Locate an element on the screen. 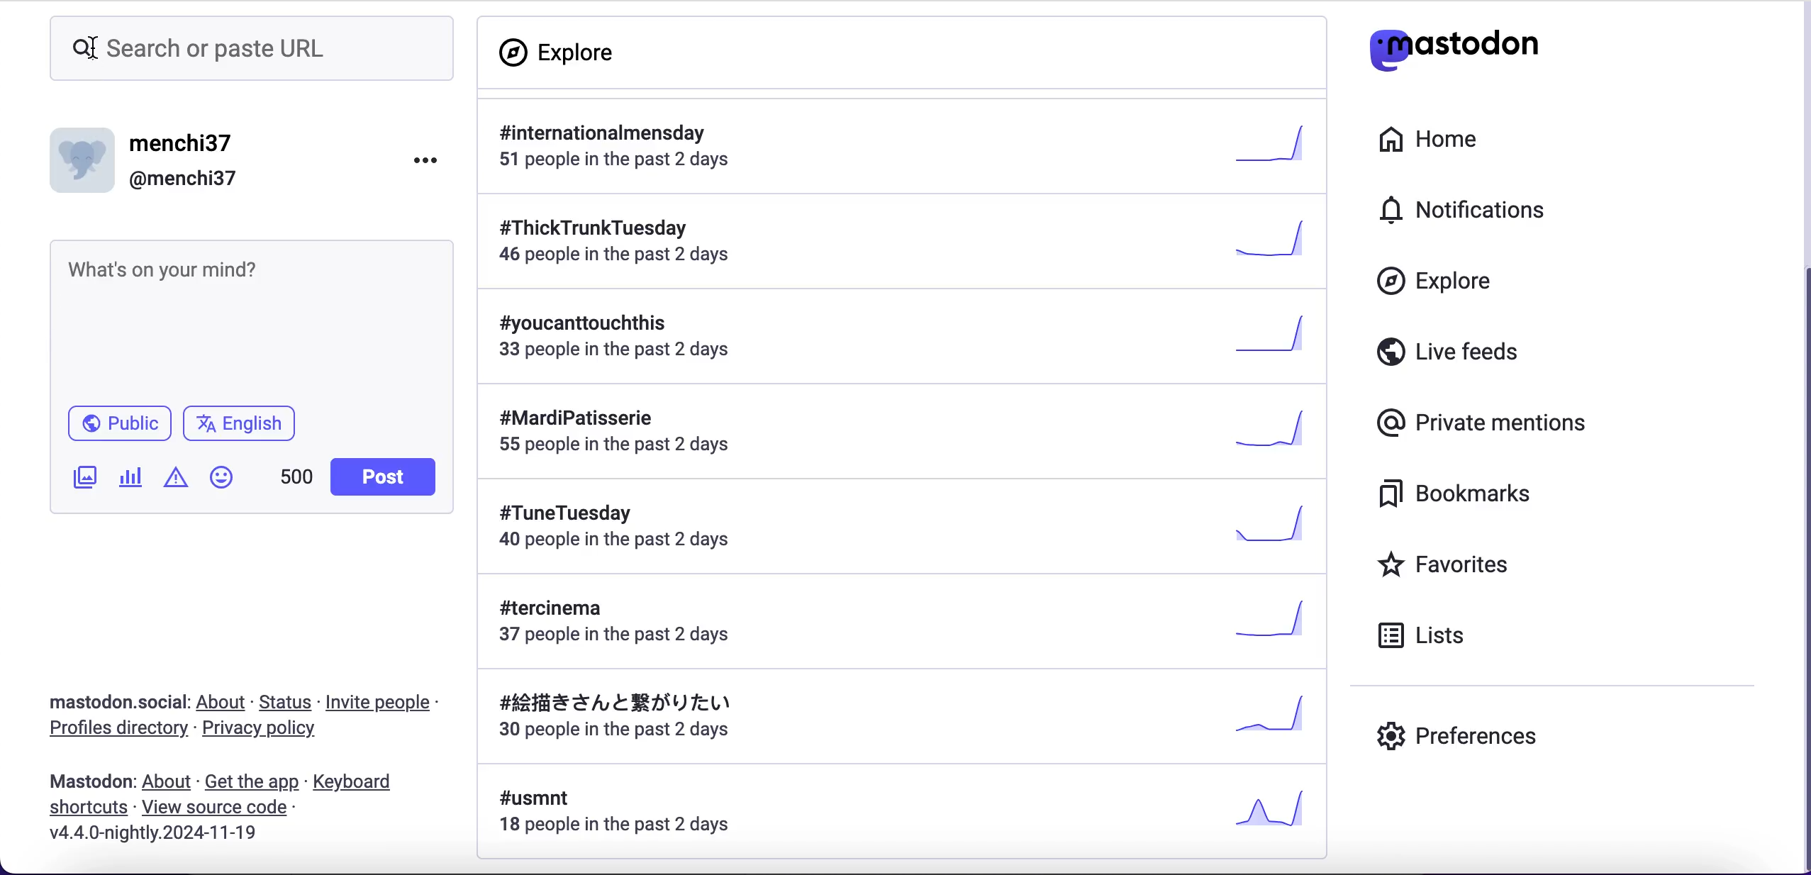 Image resolution: width=1811 pixels, height=875 pixels. add image is located at coordinates (84, 480).